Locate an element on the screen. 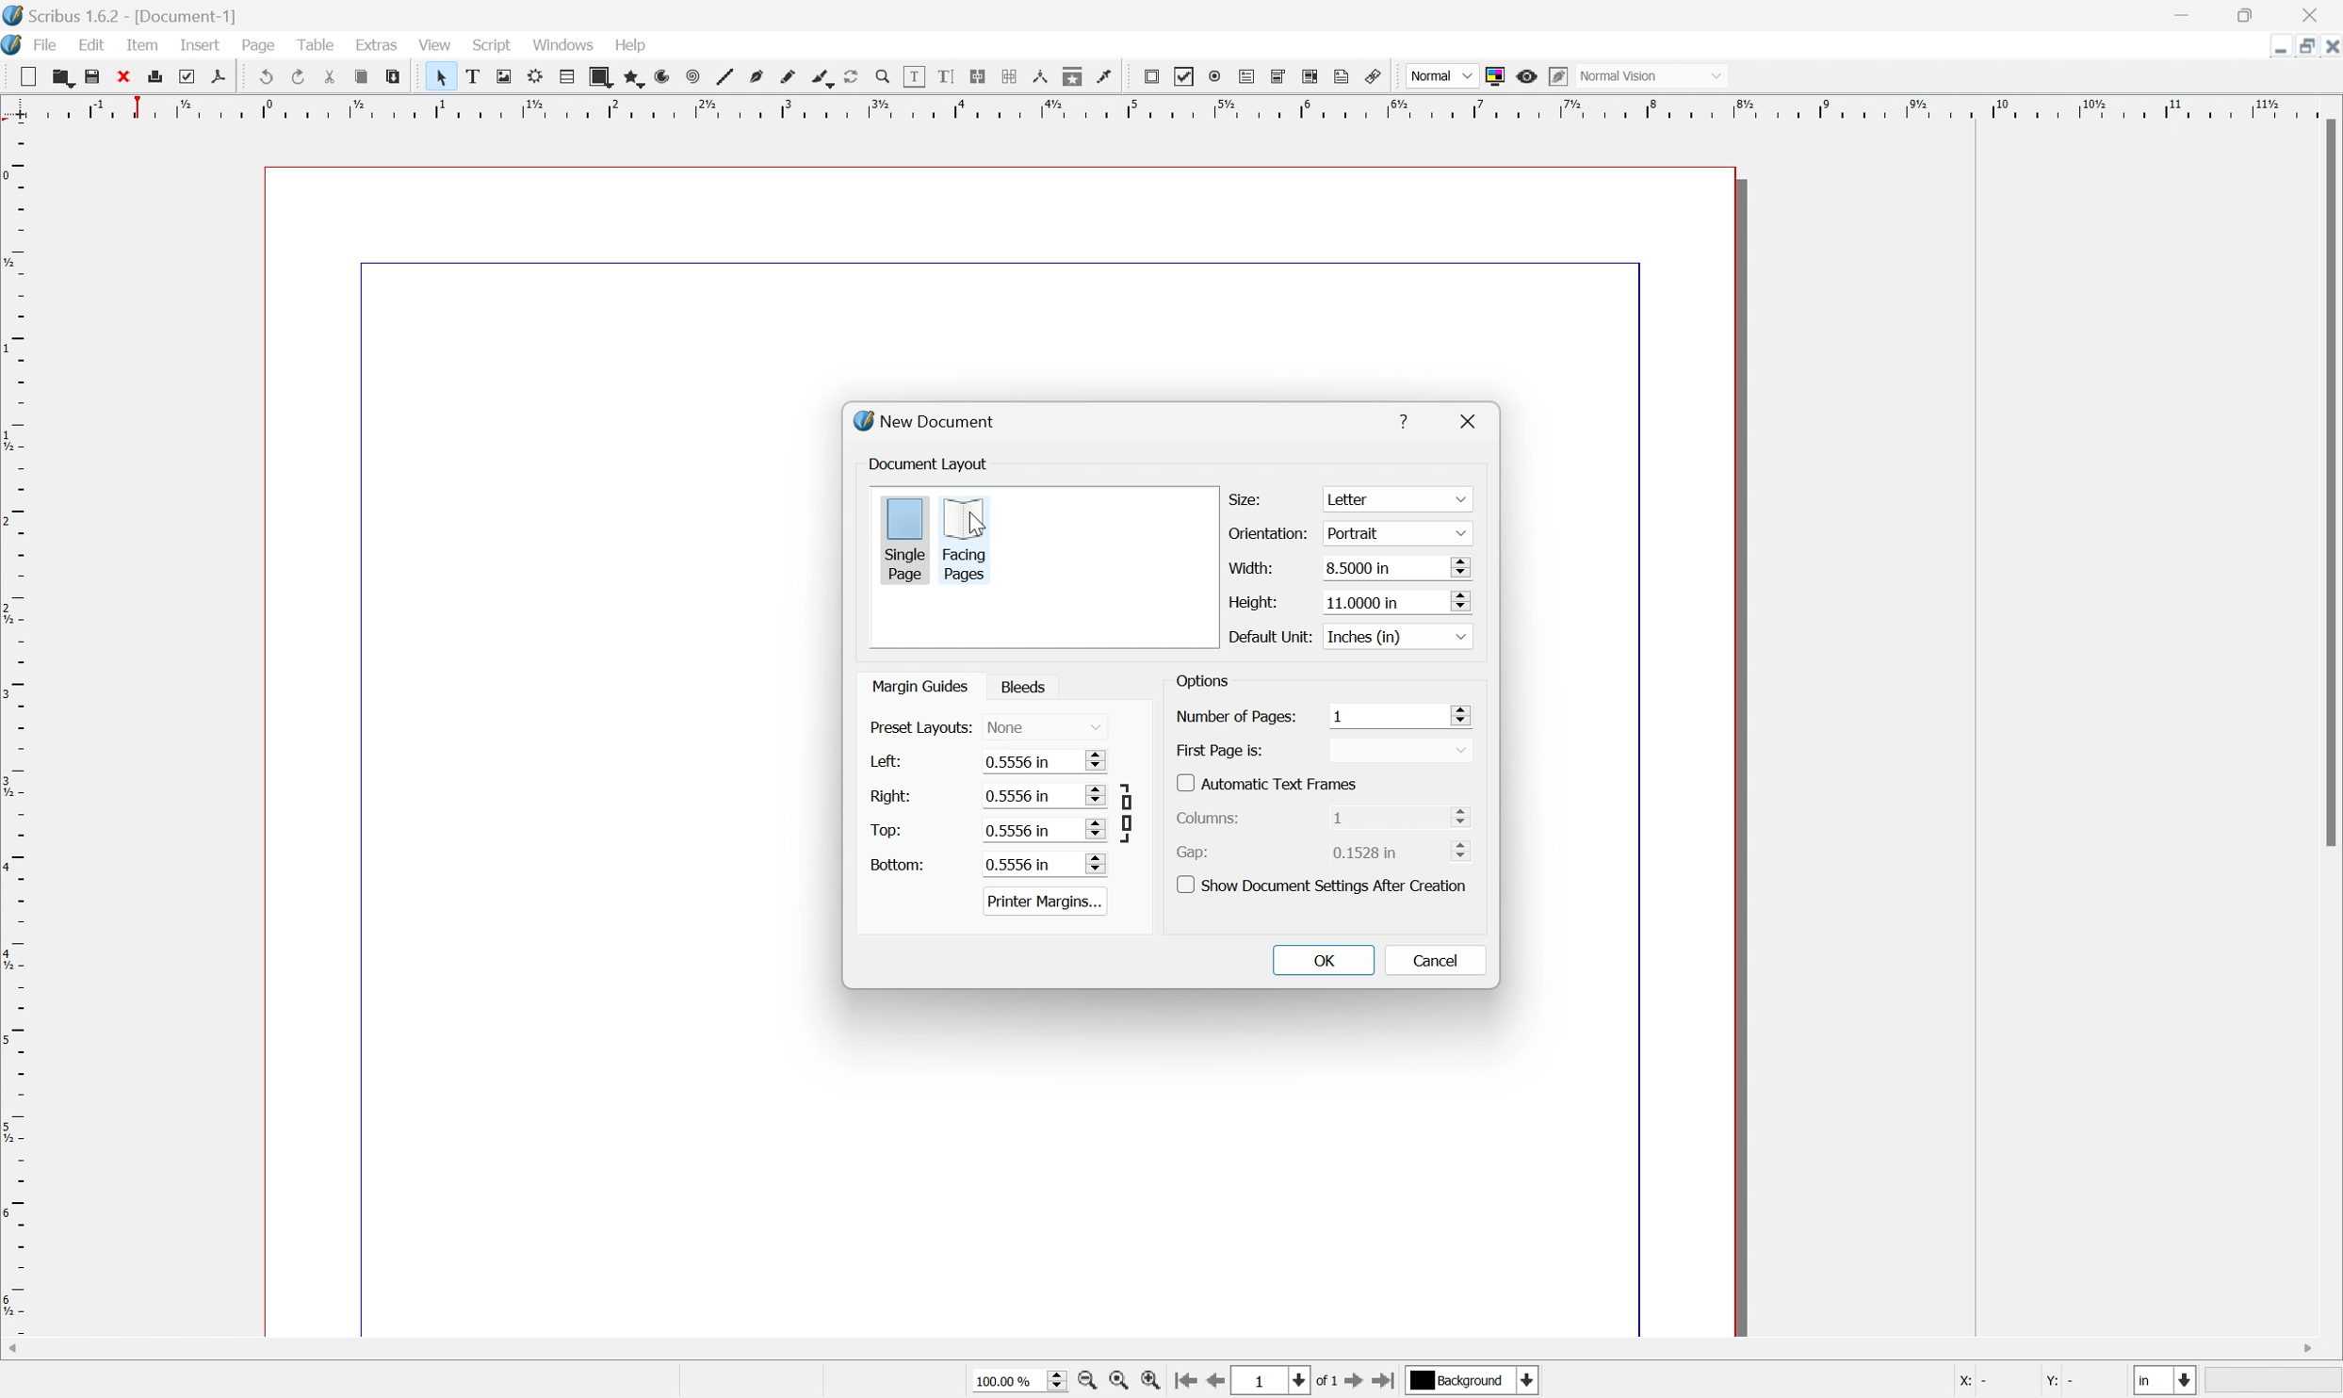 This screenshot has width=2343, height=1398. Printer margins... is located at coordinates (1046, 901).